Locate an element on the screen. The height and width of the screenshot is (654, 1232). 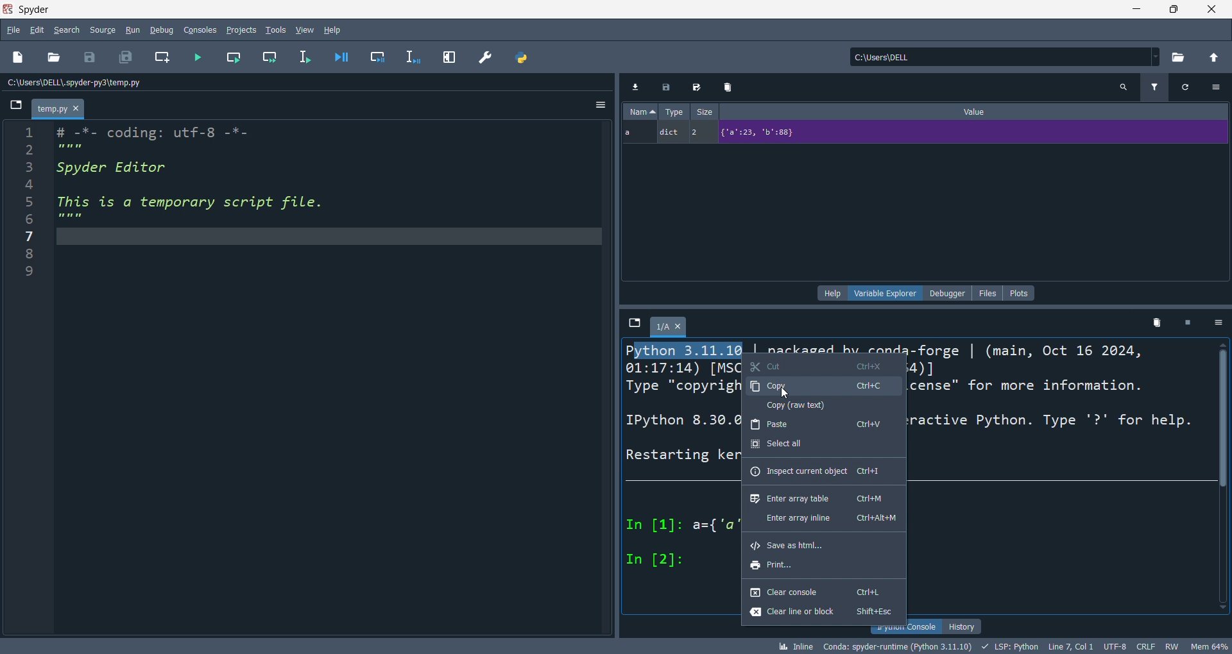
line number is located at coordinates (26, 378).